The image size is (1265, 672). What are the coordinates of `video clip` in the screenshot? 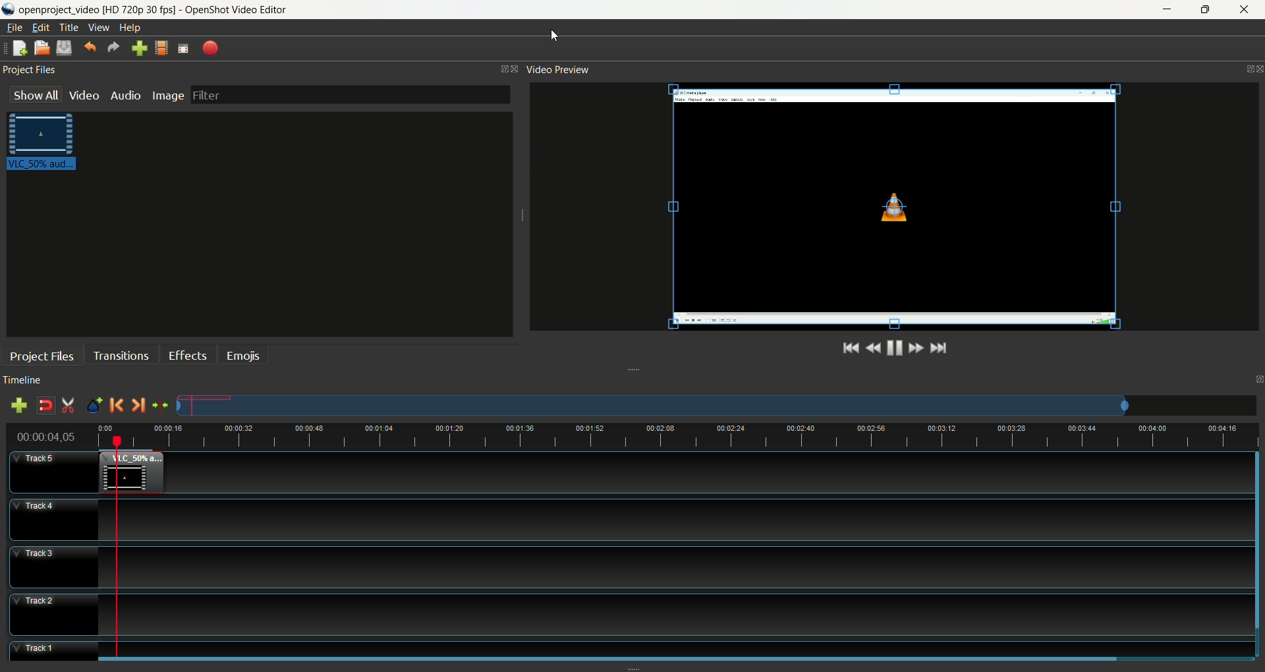 It's located at (131, 473).